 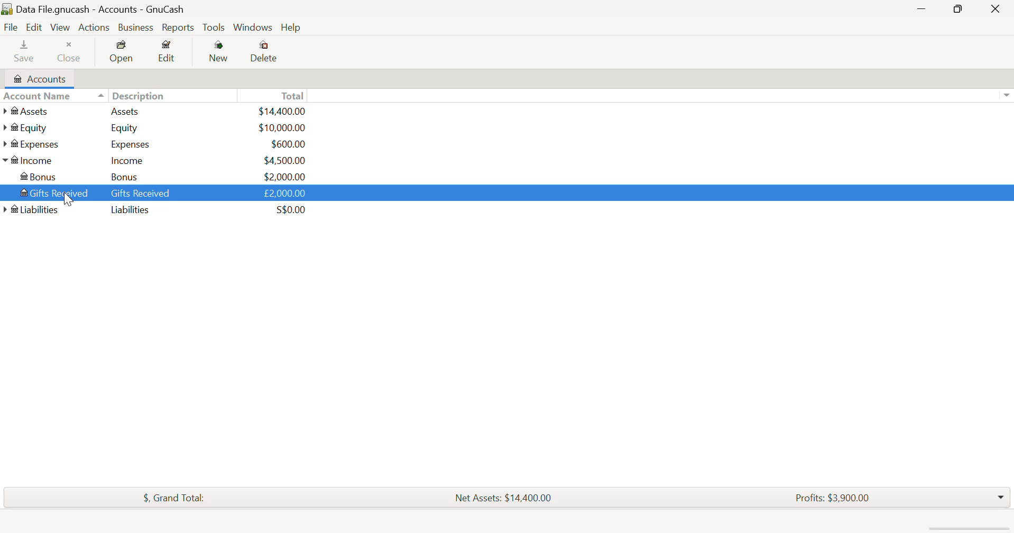 What do you see at coordinates (37, 96) in the screenshot?
I see `Account Name` at bounding box center [37, 96].